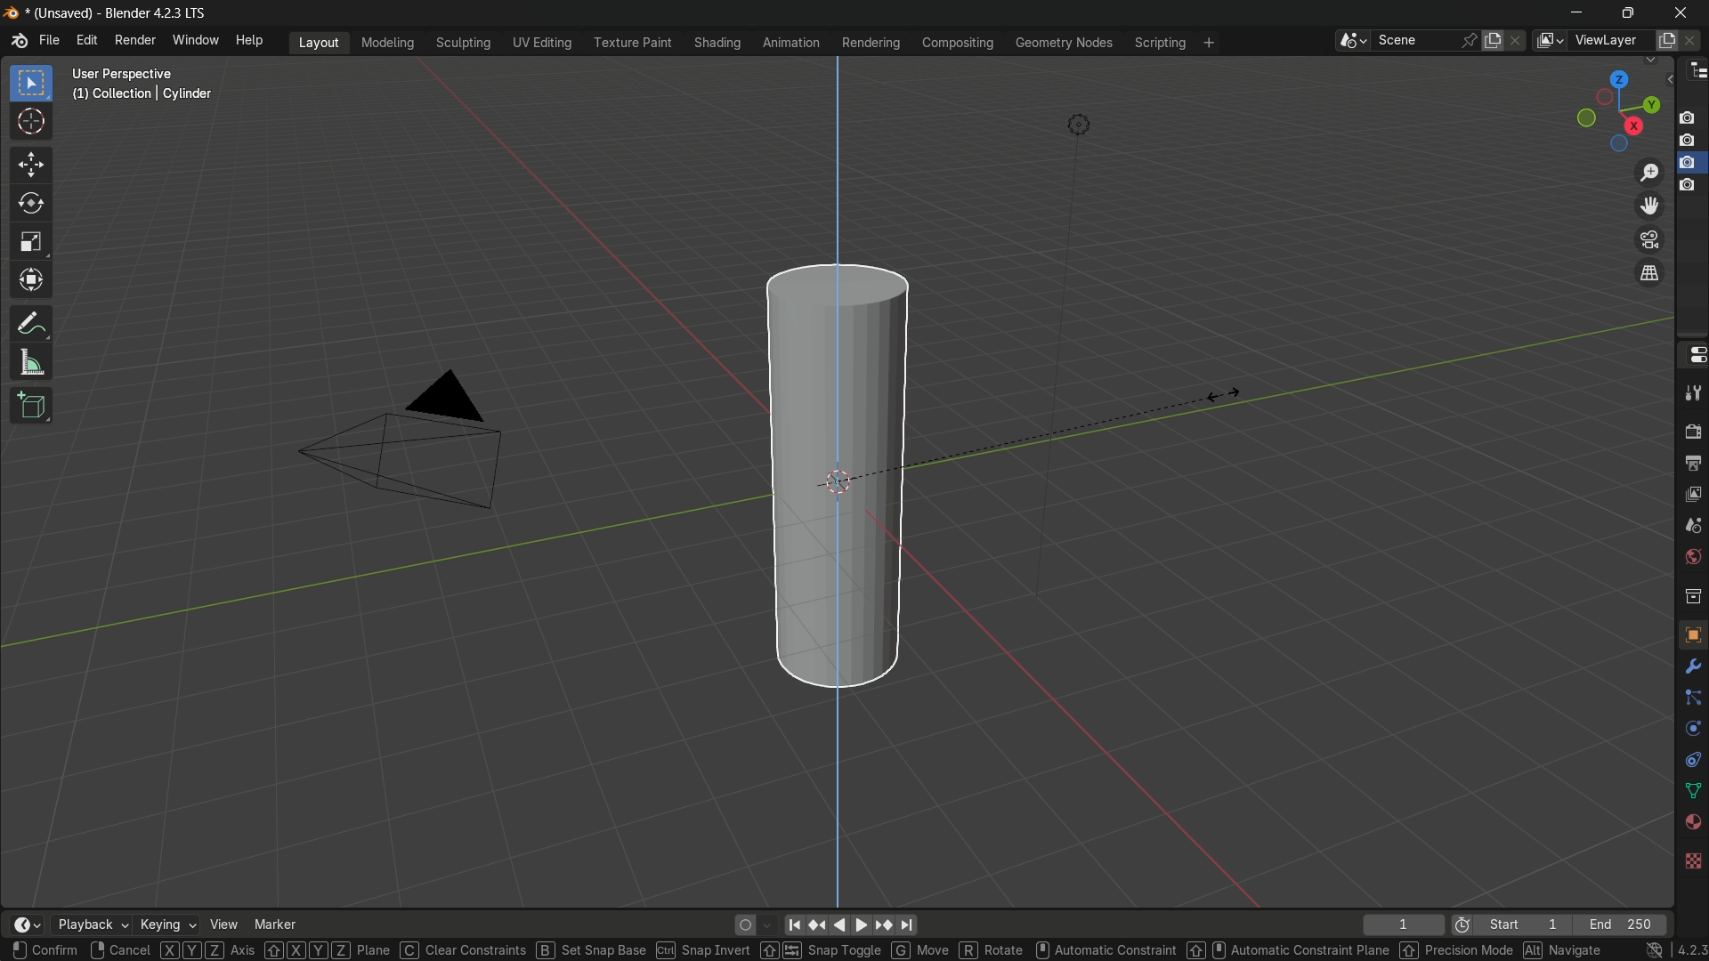  I want to click on hold shift and X,Y,Z to change Plane, so click(328, 950).